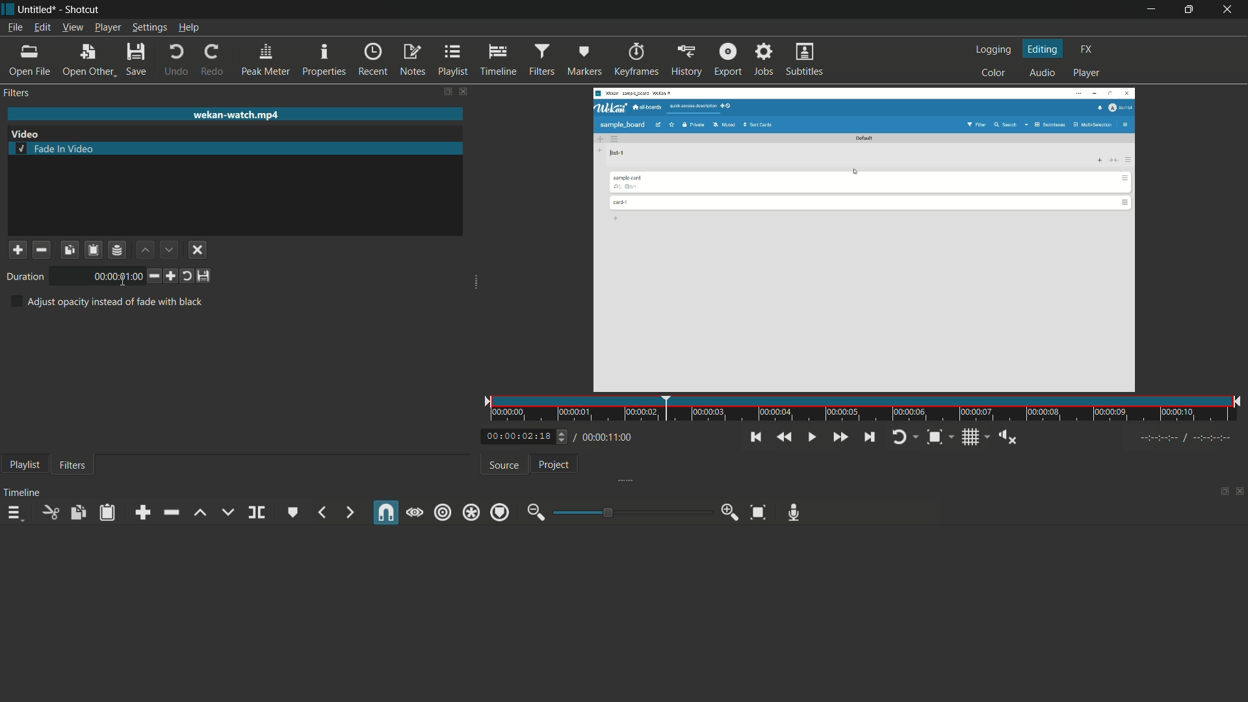 The width and height of the screenshot is (1248, 702). I want to click on toggle grid, so click(972, 438).